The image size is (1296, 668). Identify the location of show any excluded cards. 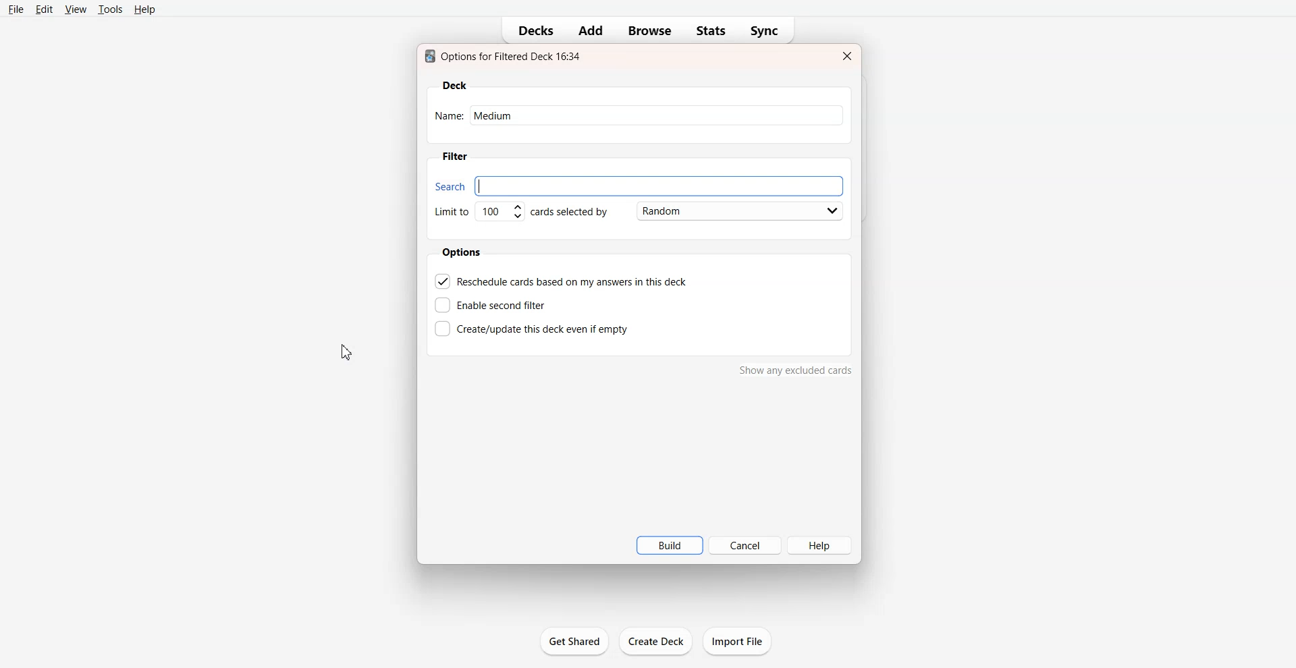
(796, 373).